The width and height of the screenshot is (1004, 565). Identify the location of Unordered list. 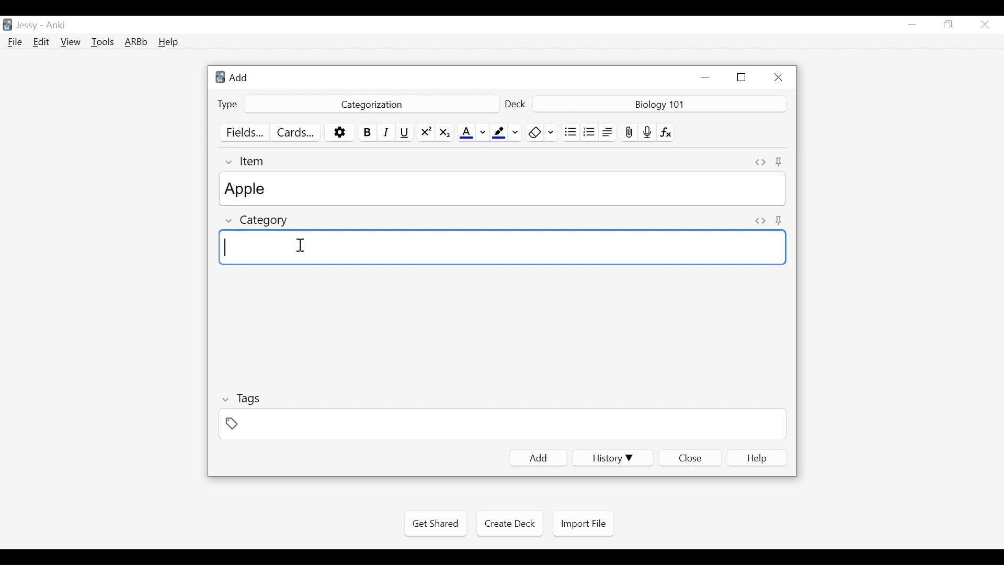
(571, 132).